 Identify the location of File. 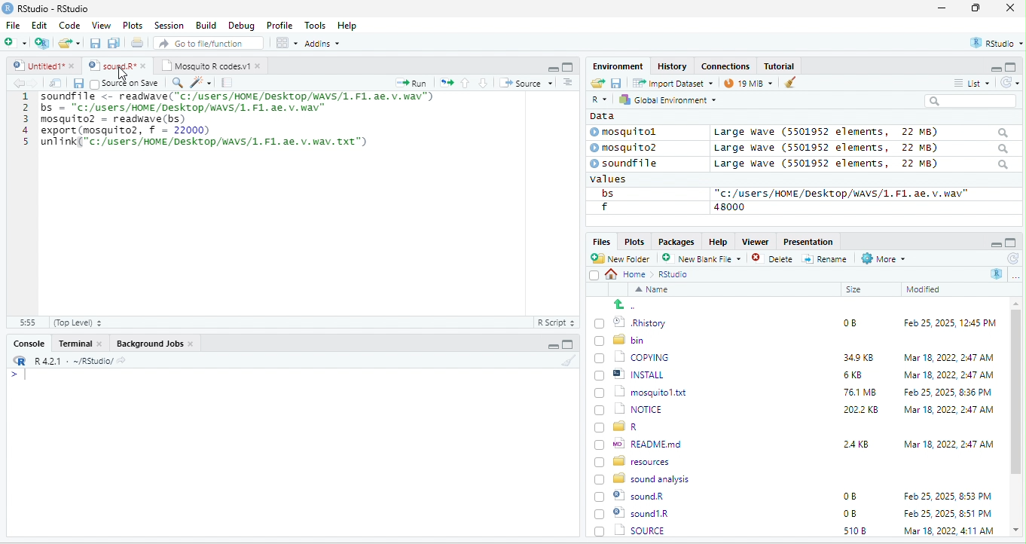
(13, 25).